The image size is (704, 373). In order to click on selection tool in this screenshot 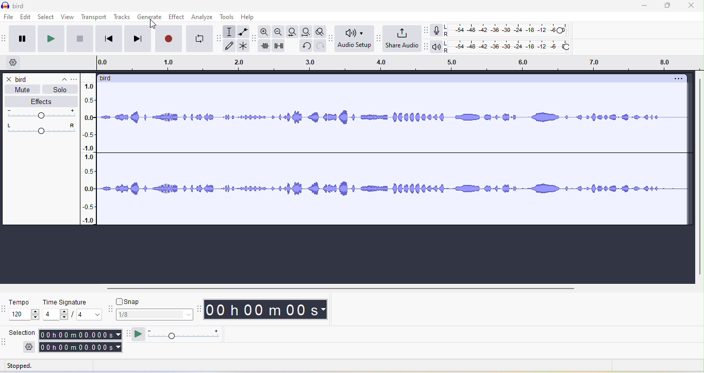, I will do `click(231, 30)`.